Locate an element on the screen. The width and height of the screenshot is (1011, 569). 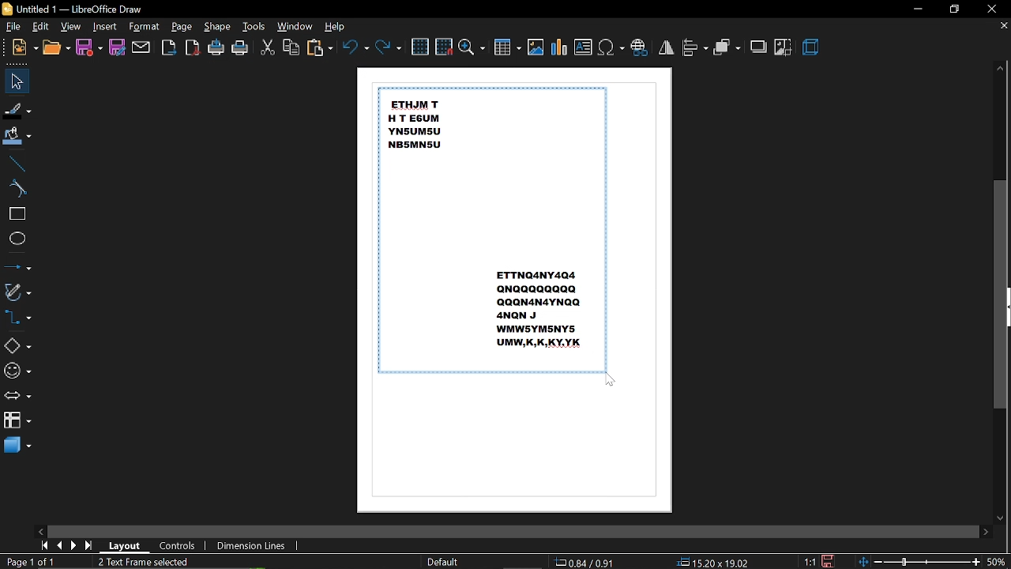
attach is located at coordinates (142, 47).